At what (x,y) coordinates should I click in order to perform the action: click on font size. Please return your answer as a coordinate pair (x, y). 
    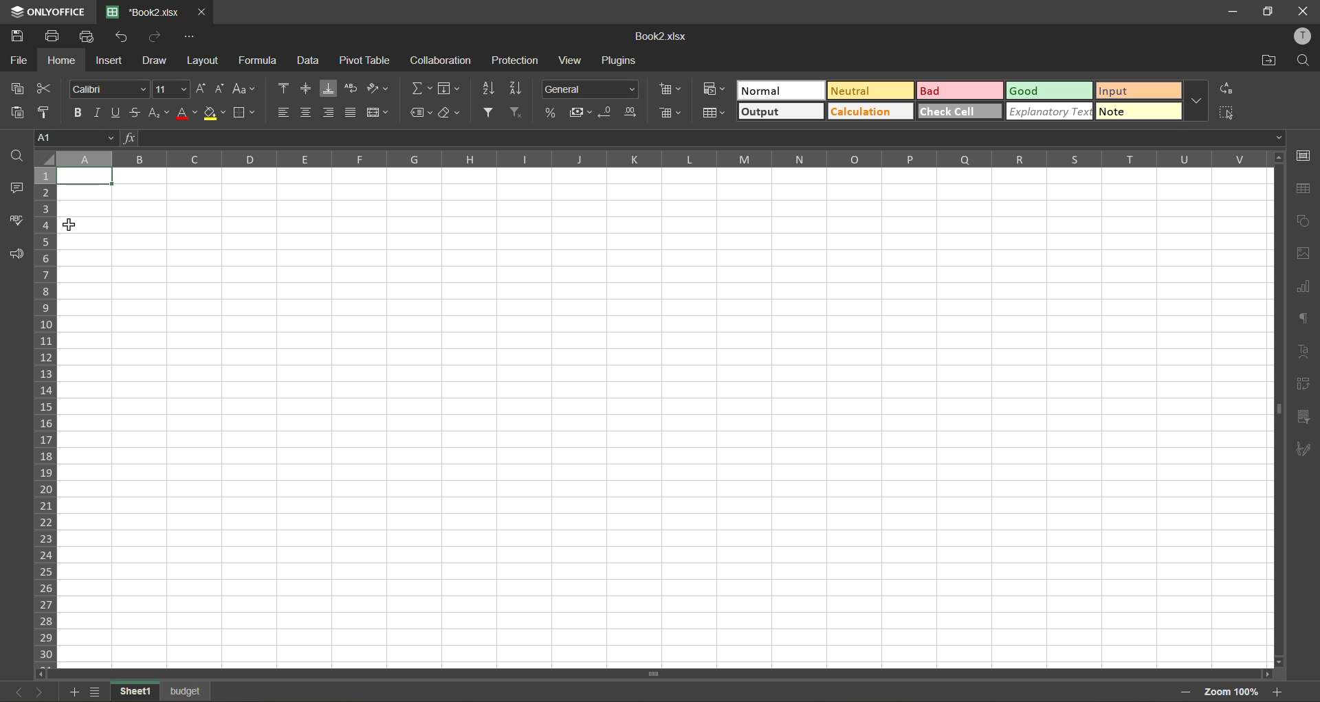
    Looking at the image, I should click on (170, 88).